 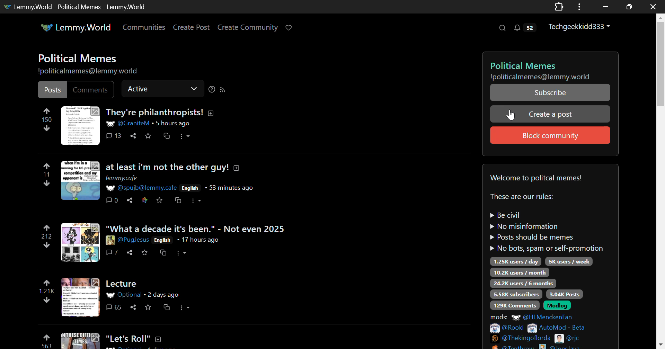 What do you see at coordinates (172, 124) in the screenshot?
I see `5 hours ago` at bounding box center [172, 124].